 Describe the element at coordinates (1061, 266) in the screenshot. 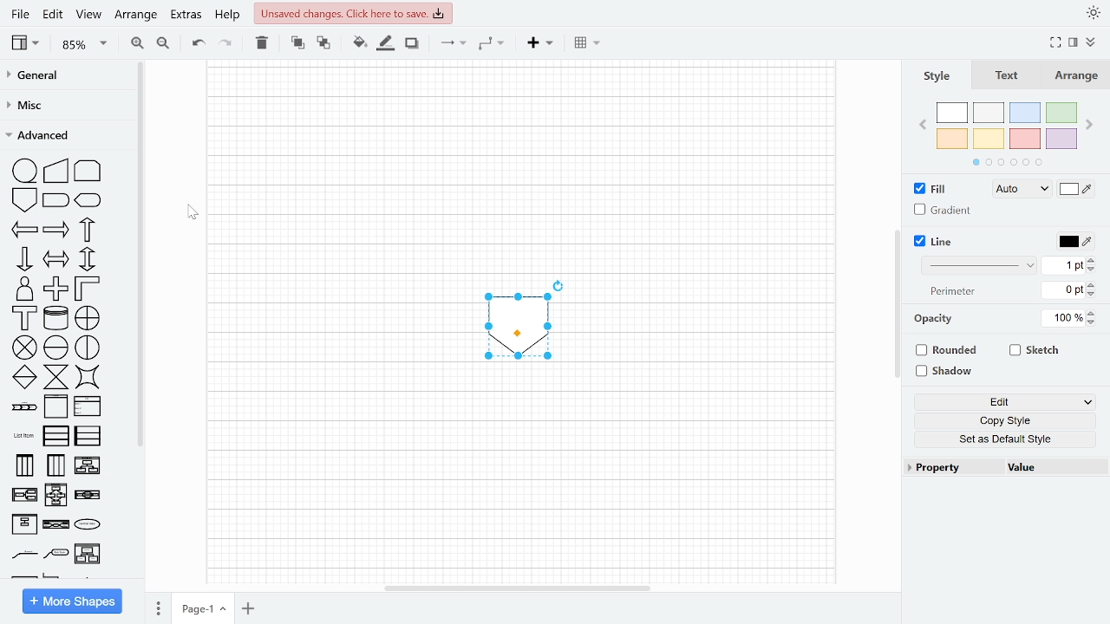

I see `Line width` at that location.